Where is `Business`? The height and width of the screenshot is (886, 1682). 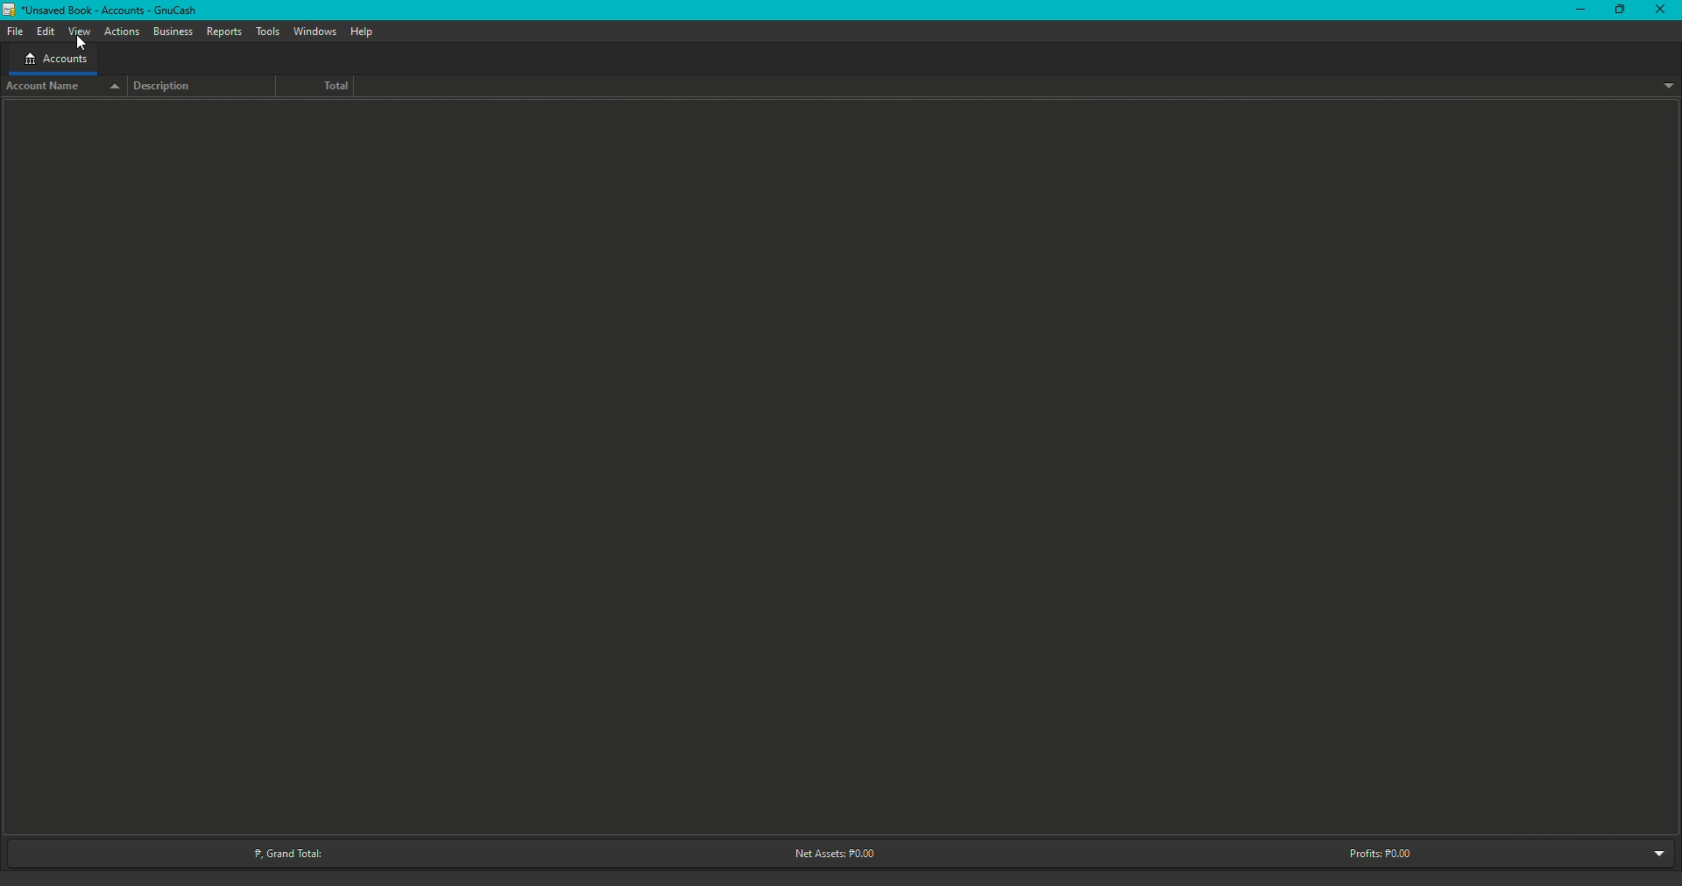 Business is located at coordinates (173, 31).